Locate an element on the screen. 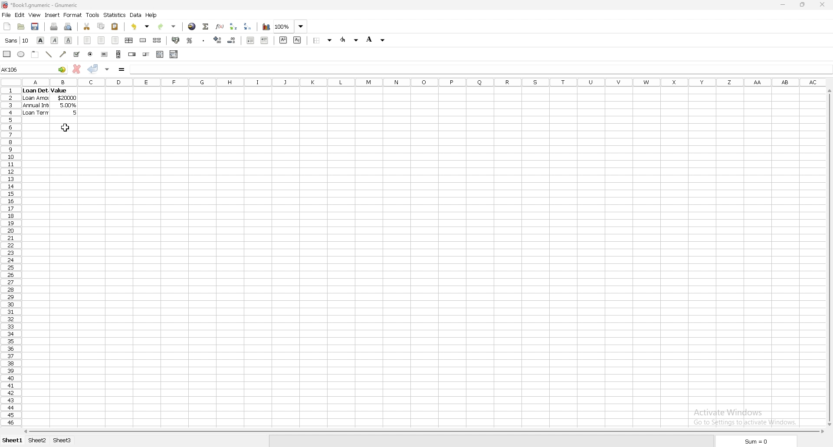 Image resolution: width=833 pixels, height=447 pixels. undo is located at coordinates (141, 26).